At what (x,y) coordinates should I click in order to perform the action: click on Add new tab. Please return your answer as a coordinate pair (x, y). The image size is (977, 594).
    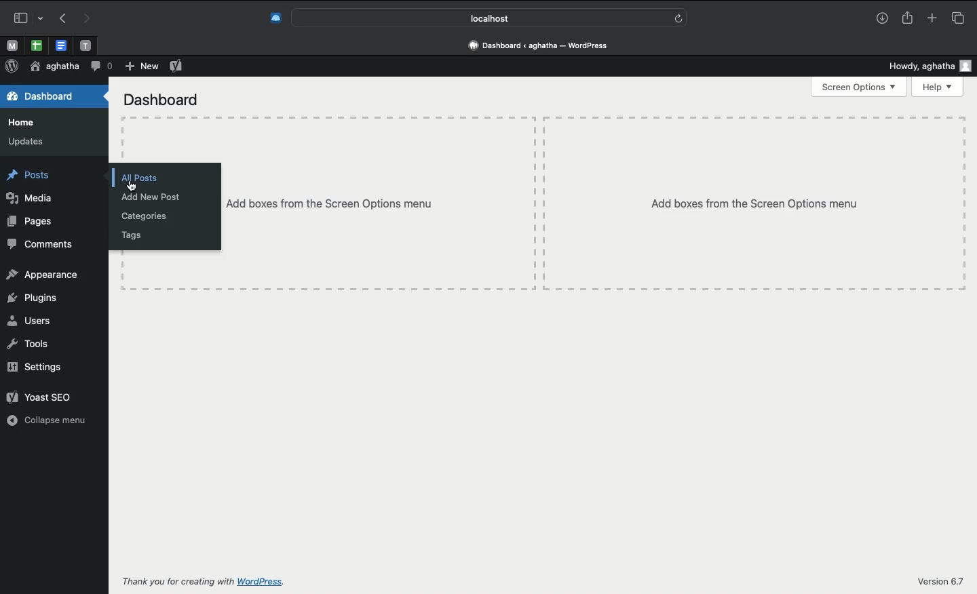
    Looking at the image, I should click on (931, 18).